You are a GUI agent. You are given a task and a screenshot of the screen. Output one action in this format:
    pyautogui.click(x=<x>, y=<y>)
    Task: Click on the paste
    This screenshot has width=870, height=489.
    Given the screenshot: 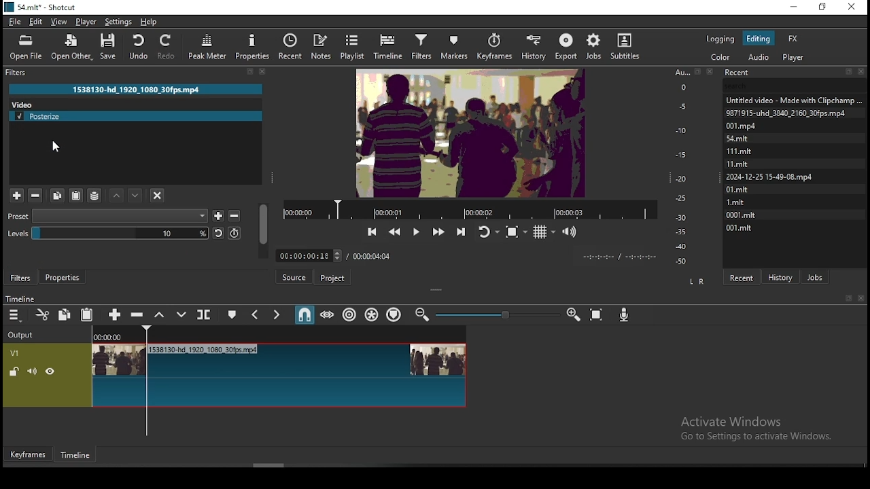 What is the action you would take?
    pyautogui.click(x=88, y=315)
    